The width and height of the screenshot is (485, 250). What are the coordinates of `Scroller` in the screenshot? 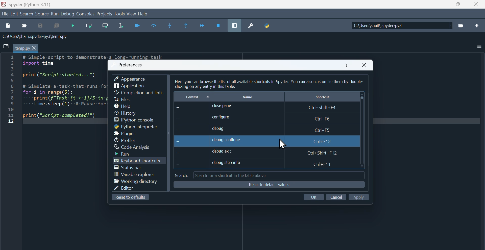 It's located at (362, 130).